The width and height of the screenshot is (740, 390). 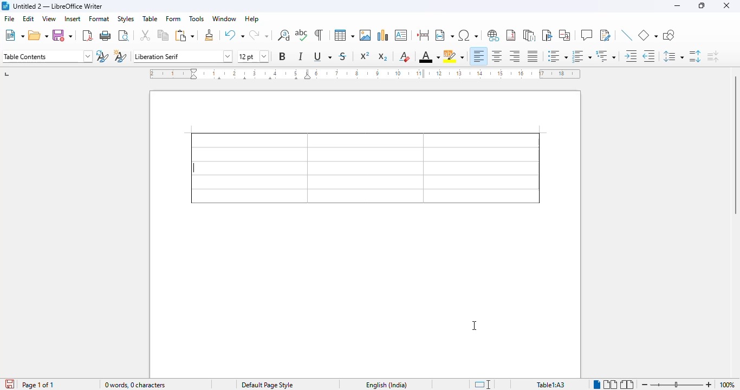 I want to click on toggle ordered list, so click(x=581, y=56).